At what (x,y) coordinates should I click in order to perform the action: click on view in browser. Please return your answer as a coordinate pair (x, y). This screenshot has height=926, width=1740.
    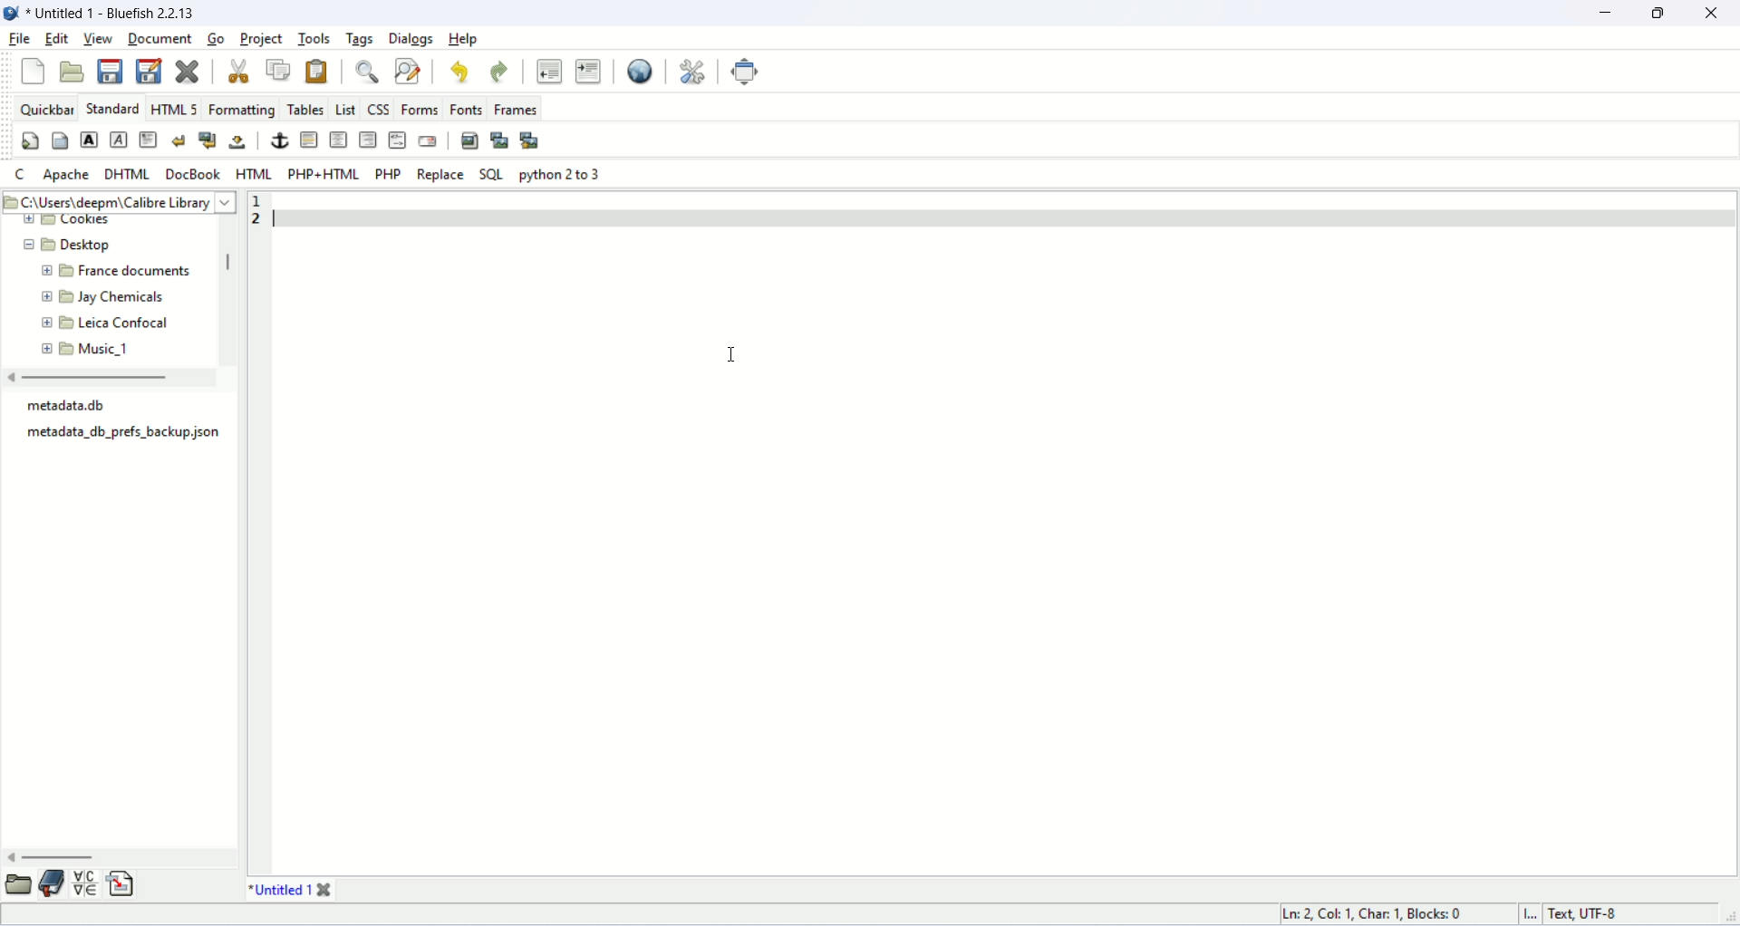
    Looking at the image, I should click on (639, 72).